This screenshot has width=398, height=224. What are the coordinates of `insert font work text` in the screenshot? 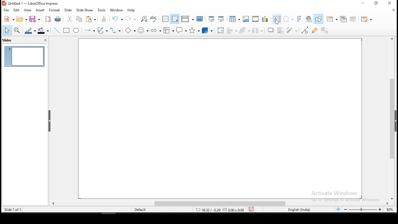 It's located at (299, 19).